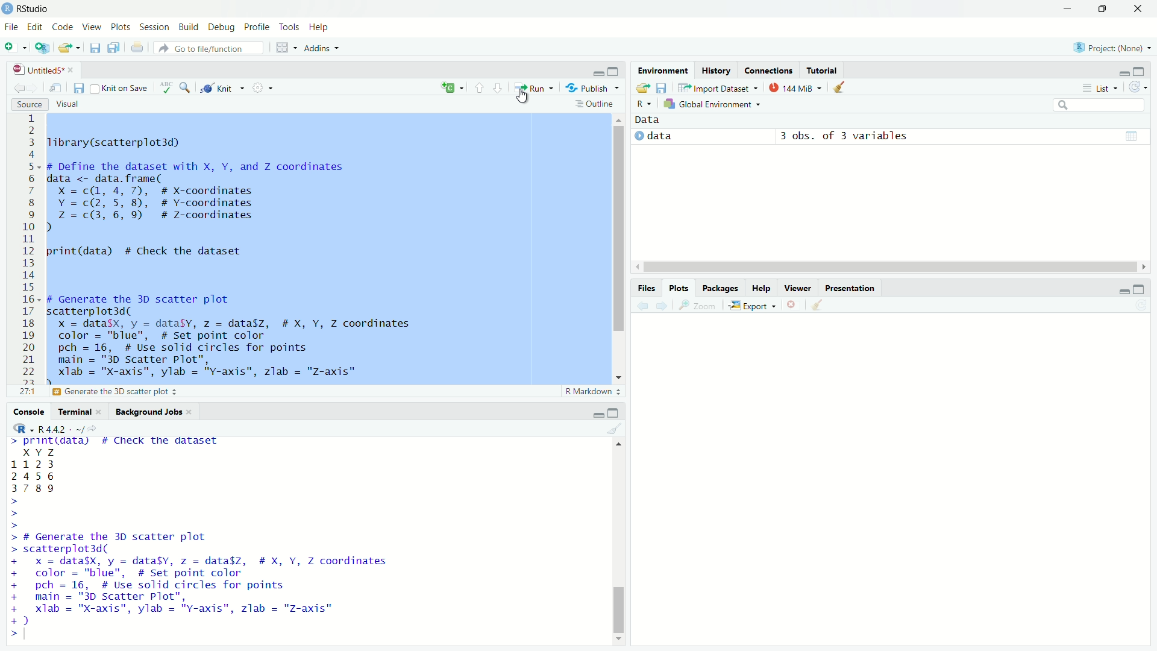 Image resolution: width=1157 pixels, height=651 pixels. What do you see at coordinates (645, 288) in the screenshot?
I see `files` at bounding box center [645, 288].